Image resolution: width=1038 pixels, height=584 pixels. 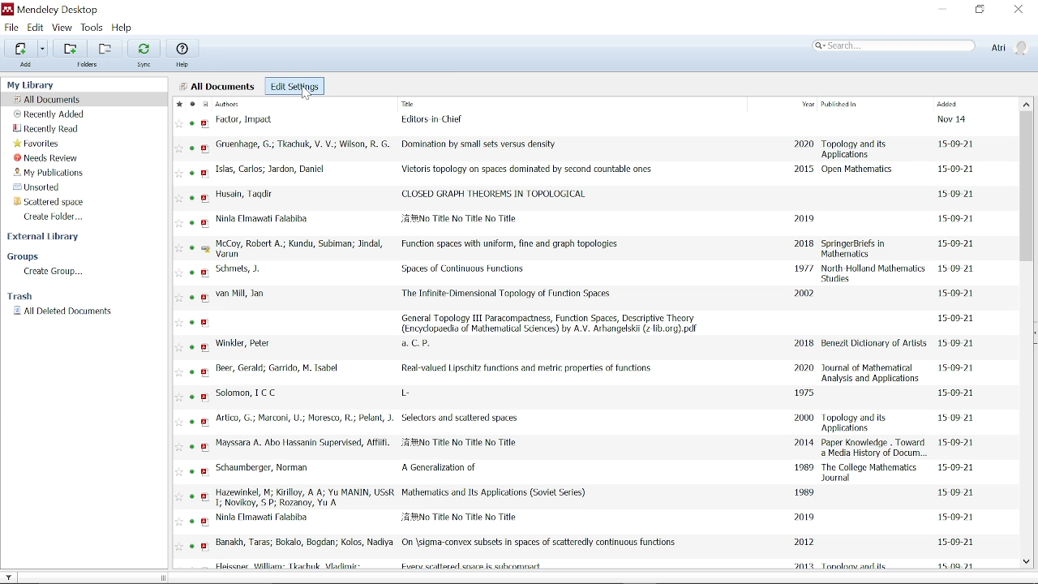 What do you see at coordinates (808, 104) in the screenshot?
I see `Year` at bounding box center [808, 104].